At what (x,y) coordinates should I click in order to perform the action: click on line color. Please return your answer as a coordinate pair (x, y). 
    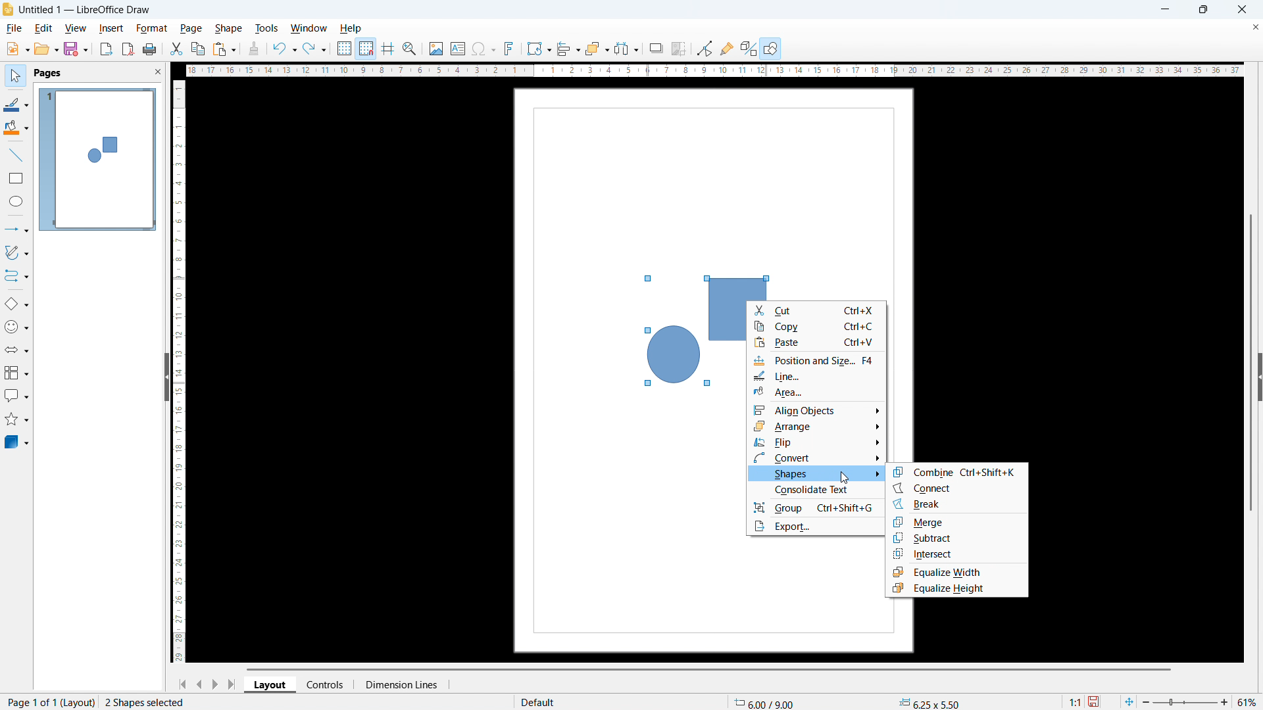
    Looking at the image, I should click on (18, 105).